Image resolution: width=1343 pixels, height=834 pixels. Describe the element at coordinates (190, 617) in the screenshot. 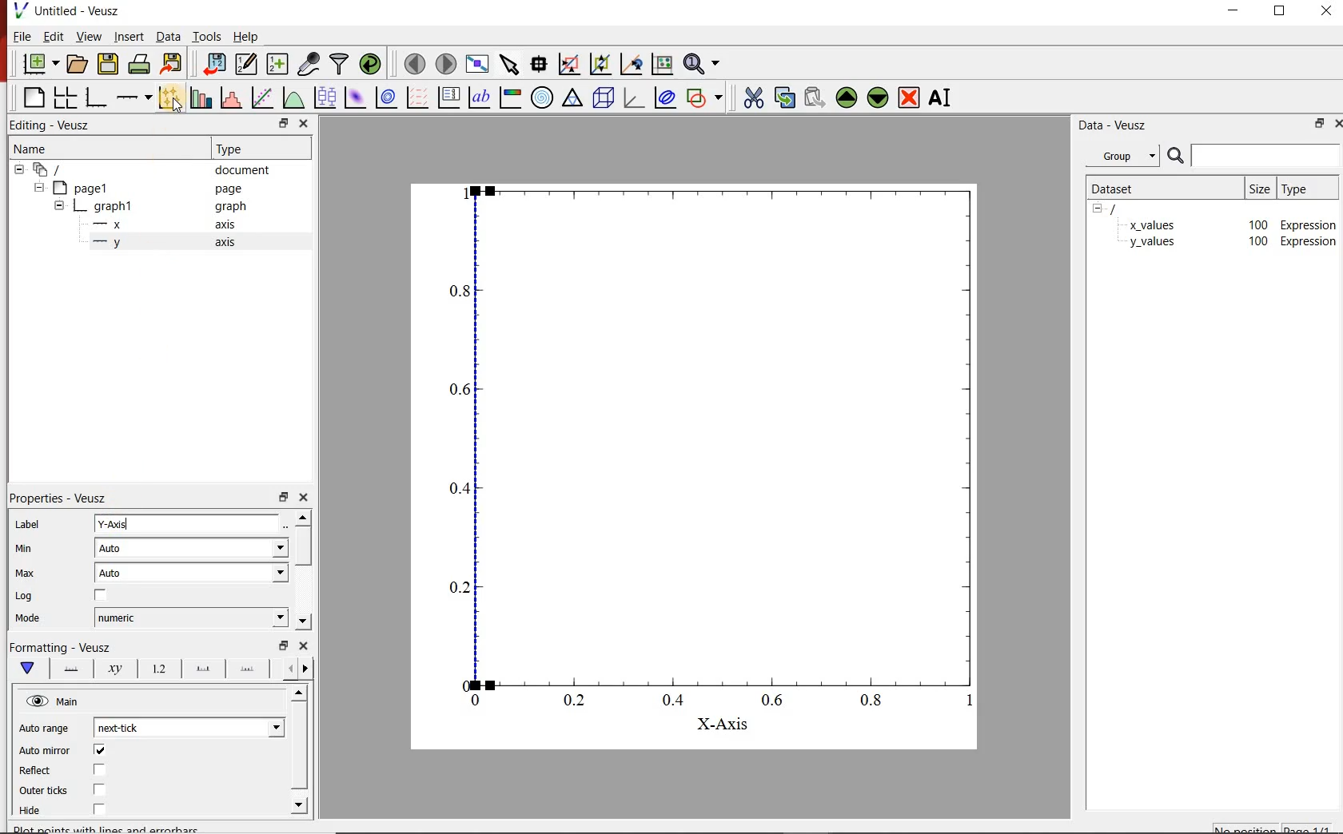

I see `numeric` at that location.